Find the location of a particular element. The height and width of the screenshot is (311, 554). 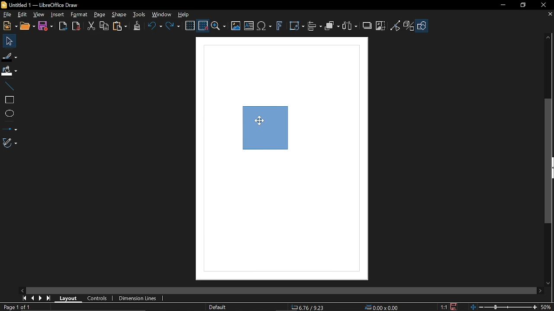

Slide master name is located at coordinates (218, 306).